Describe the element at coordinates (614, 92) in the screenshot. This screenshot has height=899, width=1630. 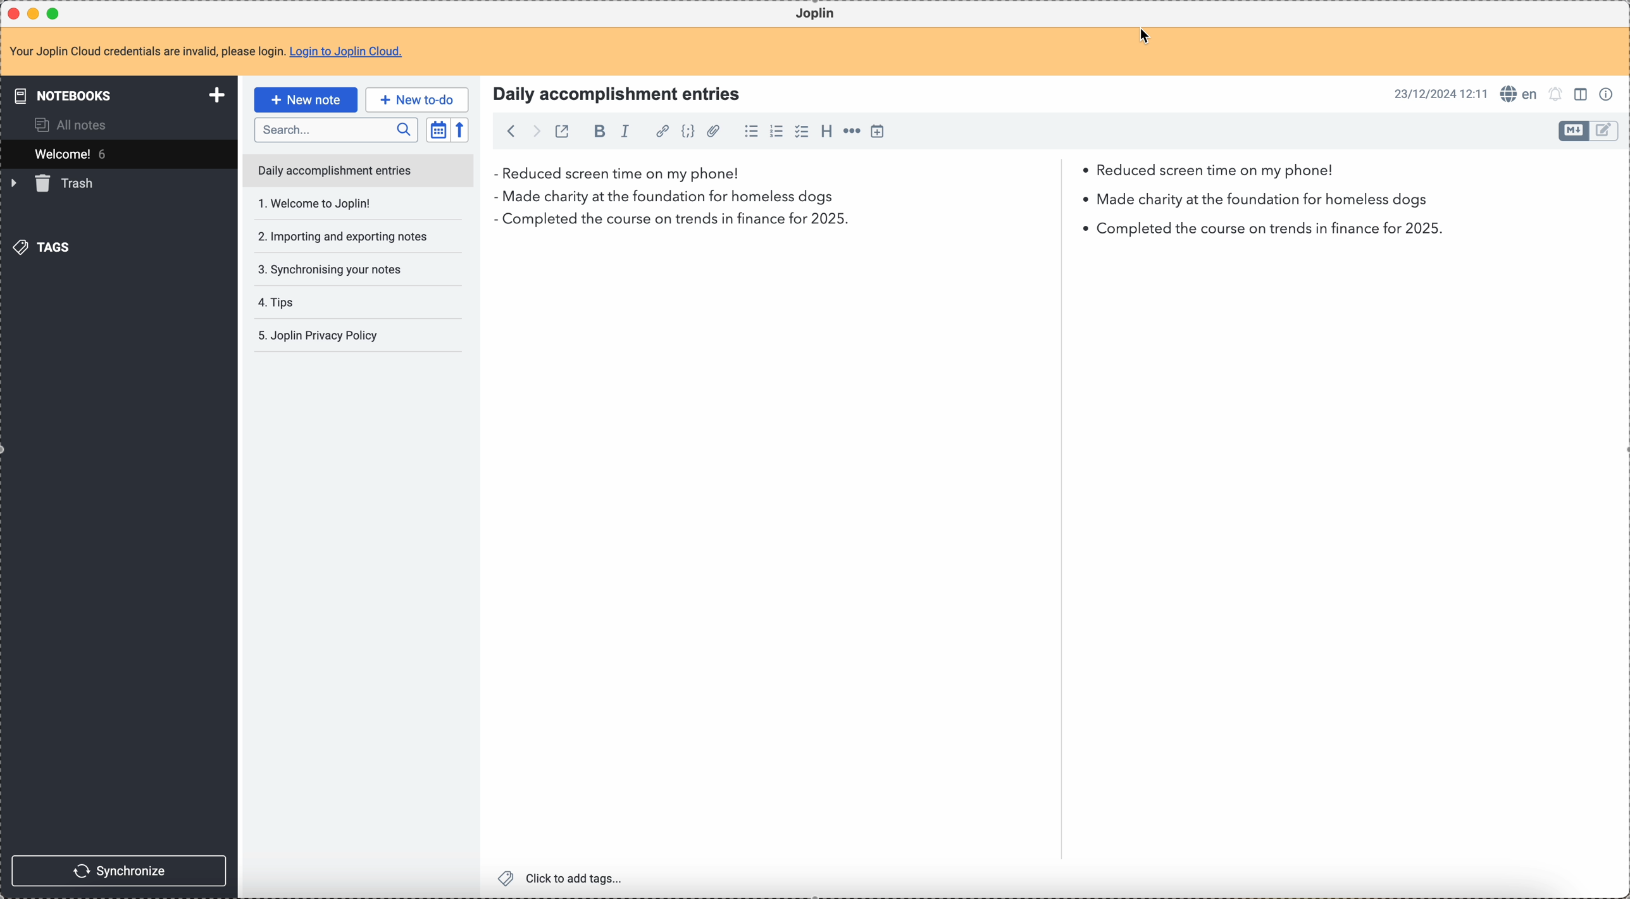
I see `Title` at that location.